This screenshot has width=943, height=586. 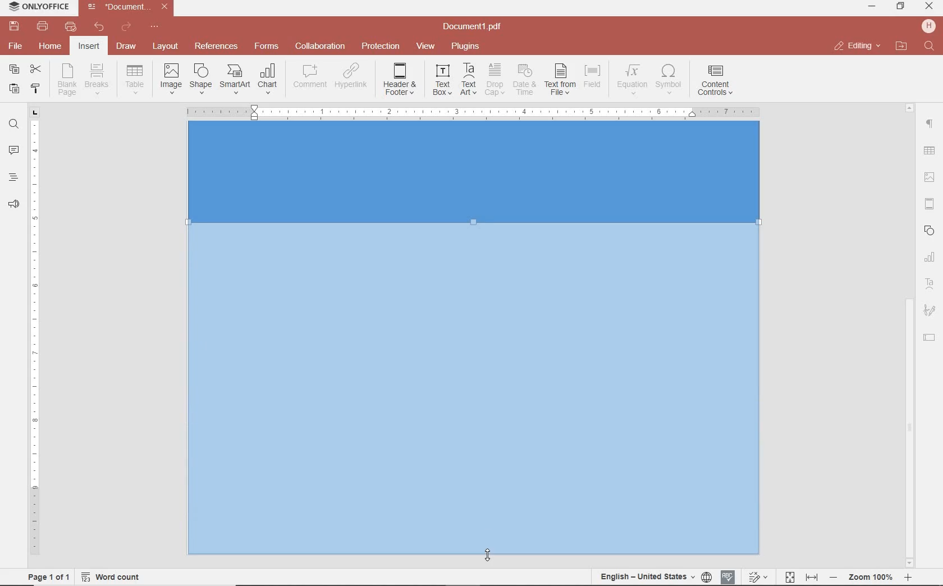 What do you see at coordinates (871, 578) in the screenshot?
I see `` at bounding box center [871, 578].